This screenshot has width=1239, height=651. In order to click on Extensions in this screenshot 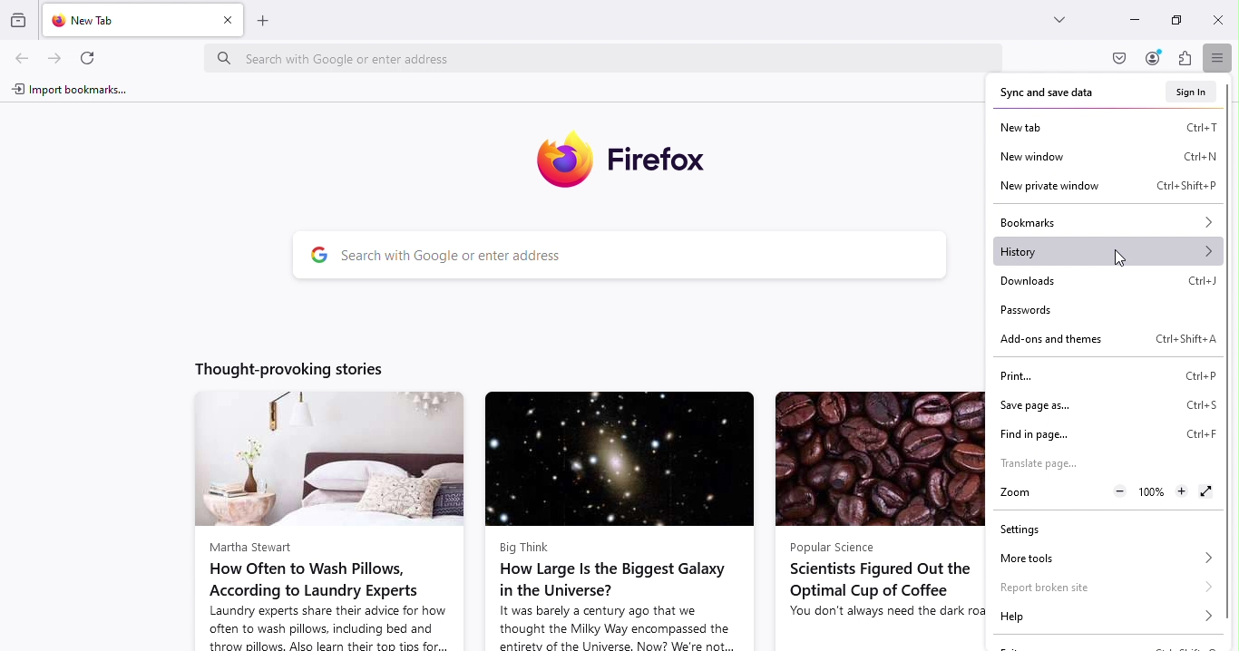, I will do `click(1185, 61)`.